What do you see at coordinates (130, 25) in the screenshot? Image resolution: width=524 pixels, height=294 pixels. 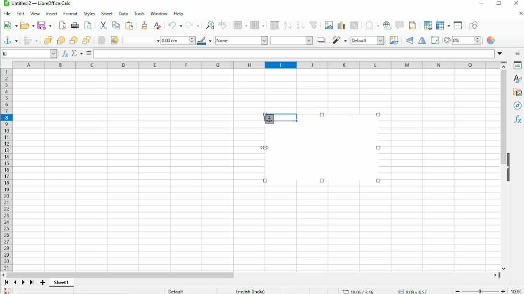 I see `Paste` at bounding box center [130, 25].